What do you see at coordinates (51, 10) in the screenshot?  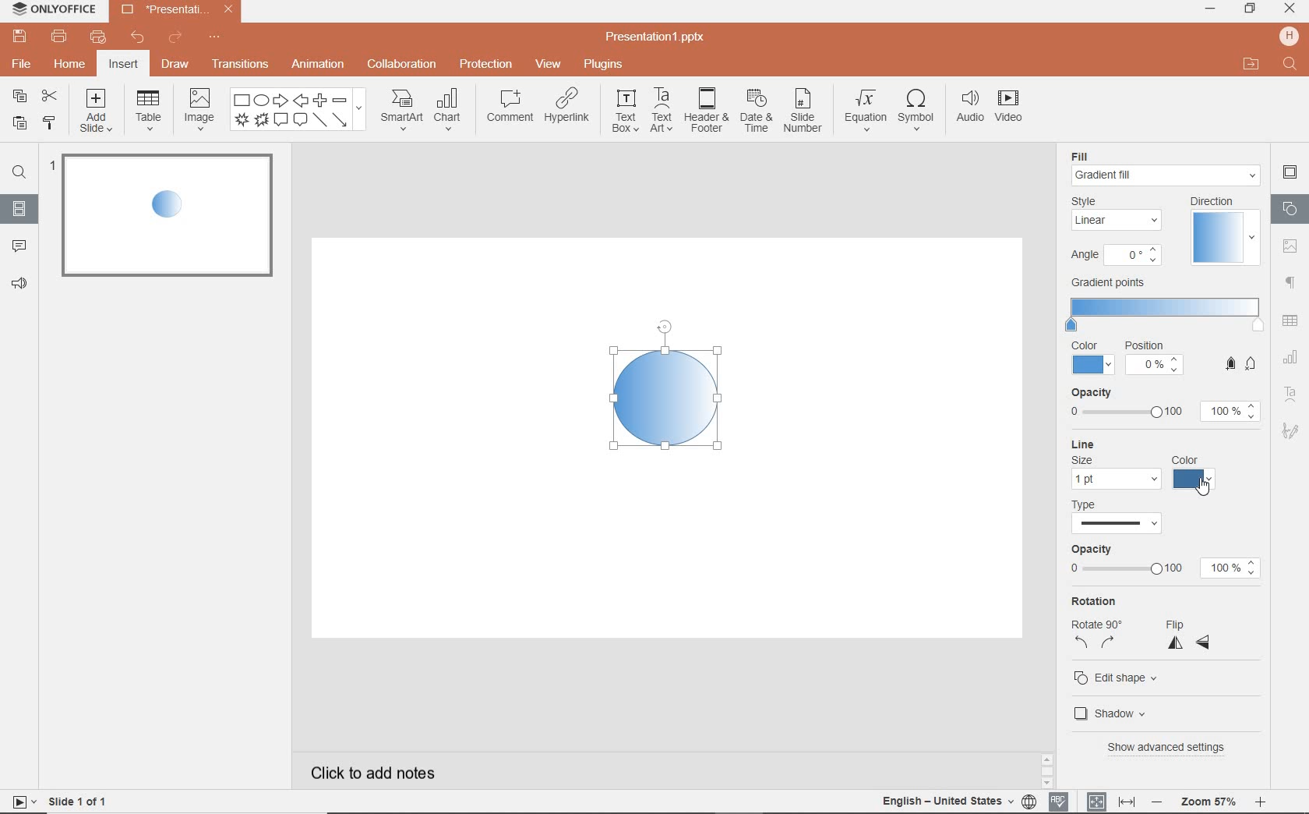 I see `system name` at bounding box center [51, 10].